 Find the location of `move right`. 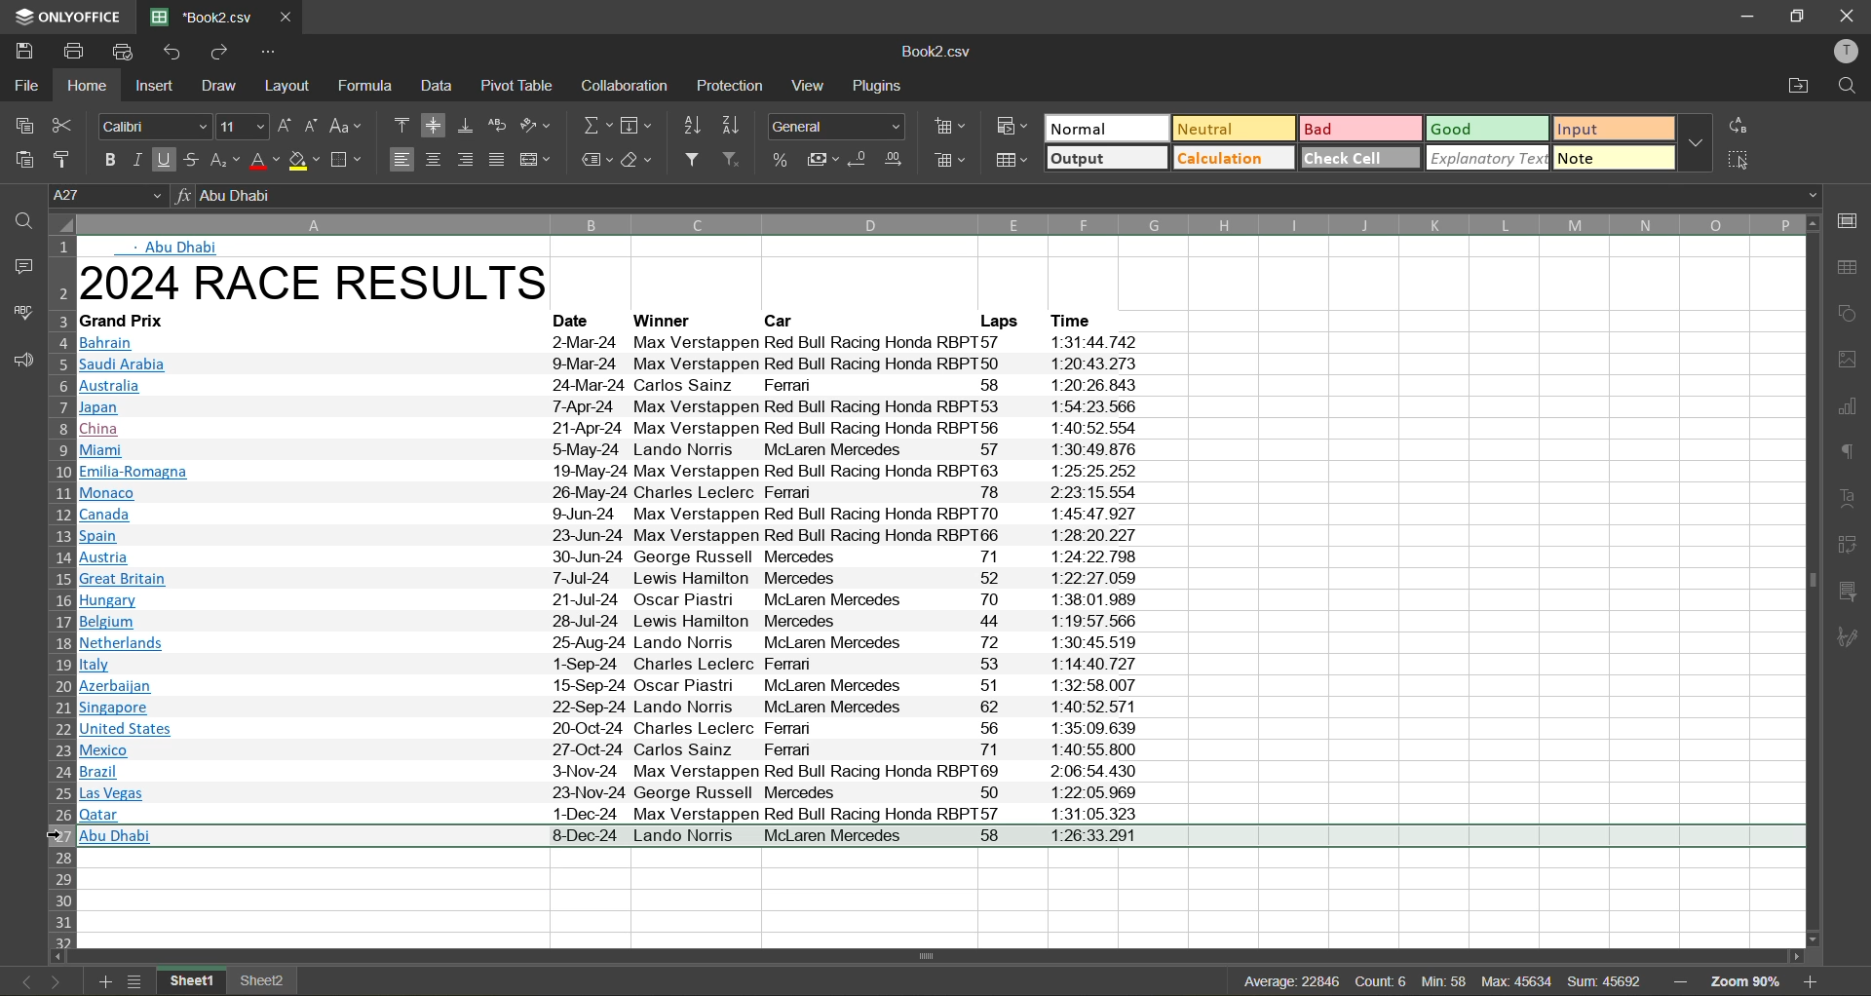

move right is located at coordinates (1794, 955).